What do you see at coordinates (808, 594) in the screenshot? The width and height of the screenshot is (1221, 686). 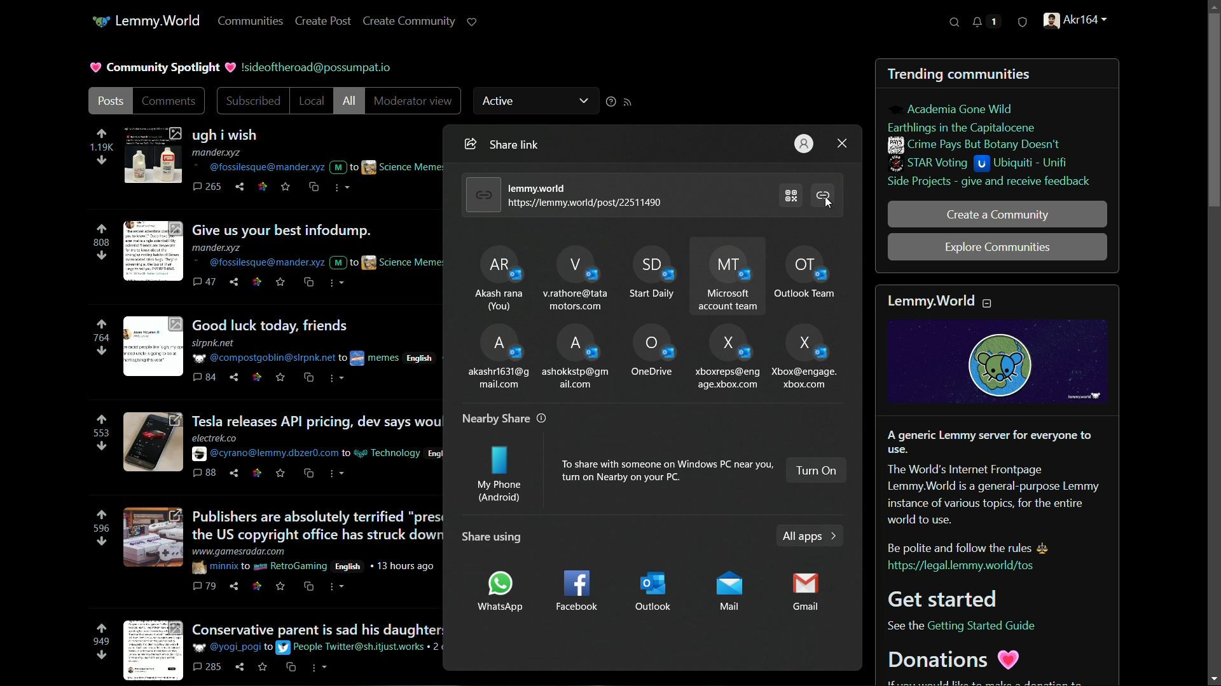 I see `gmail` at bounding box center [808, 594].